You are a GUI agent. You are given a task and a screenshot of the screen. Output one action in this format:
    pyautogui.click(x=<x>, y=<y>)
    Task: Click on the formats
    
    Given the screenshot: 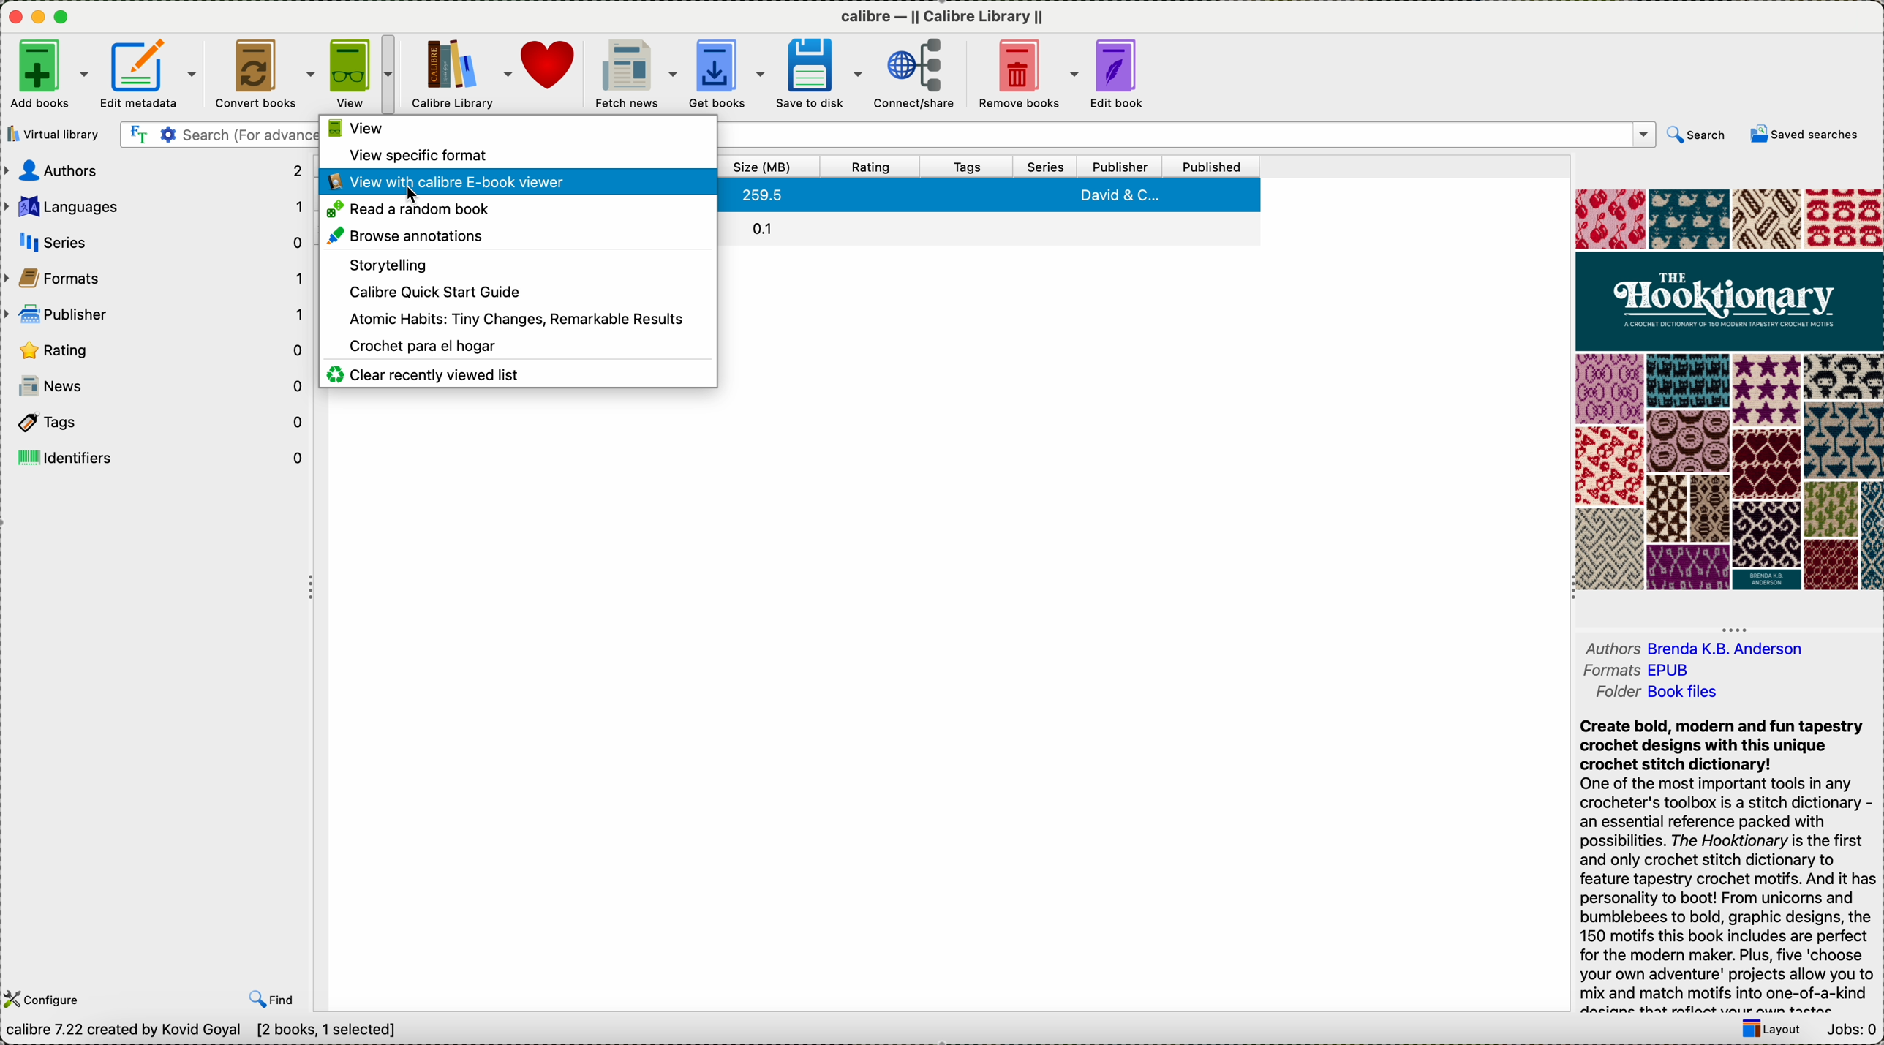 What is the action you would take?
    pyautogui.click(x=157, y=277)
    